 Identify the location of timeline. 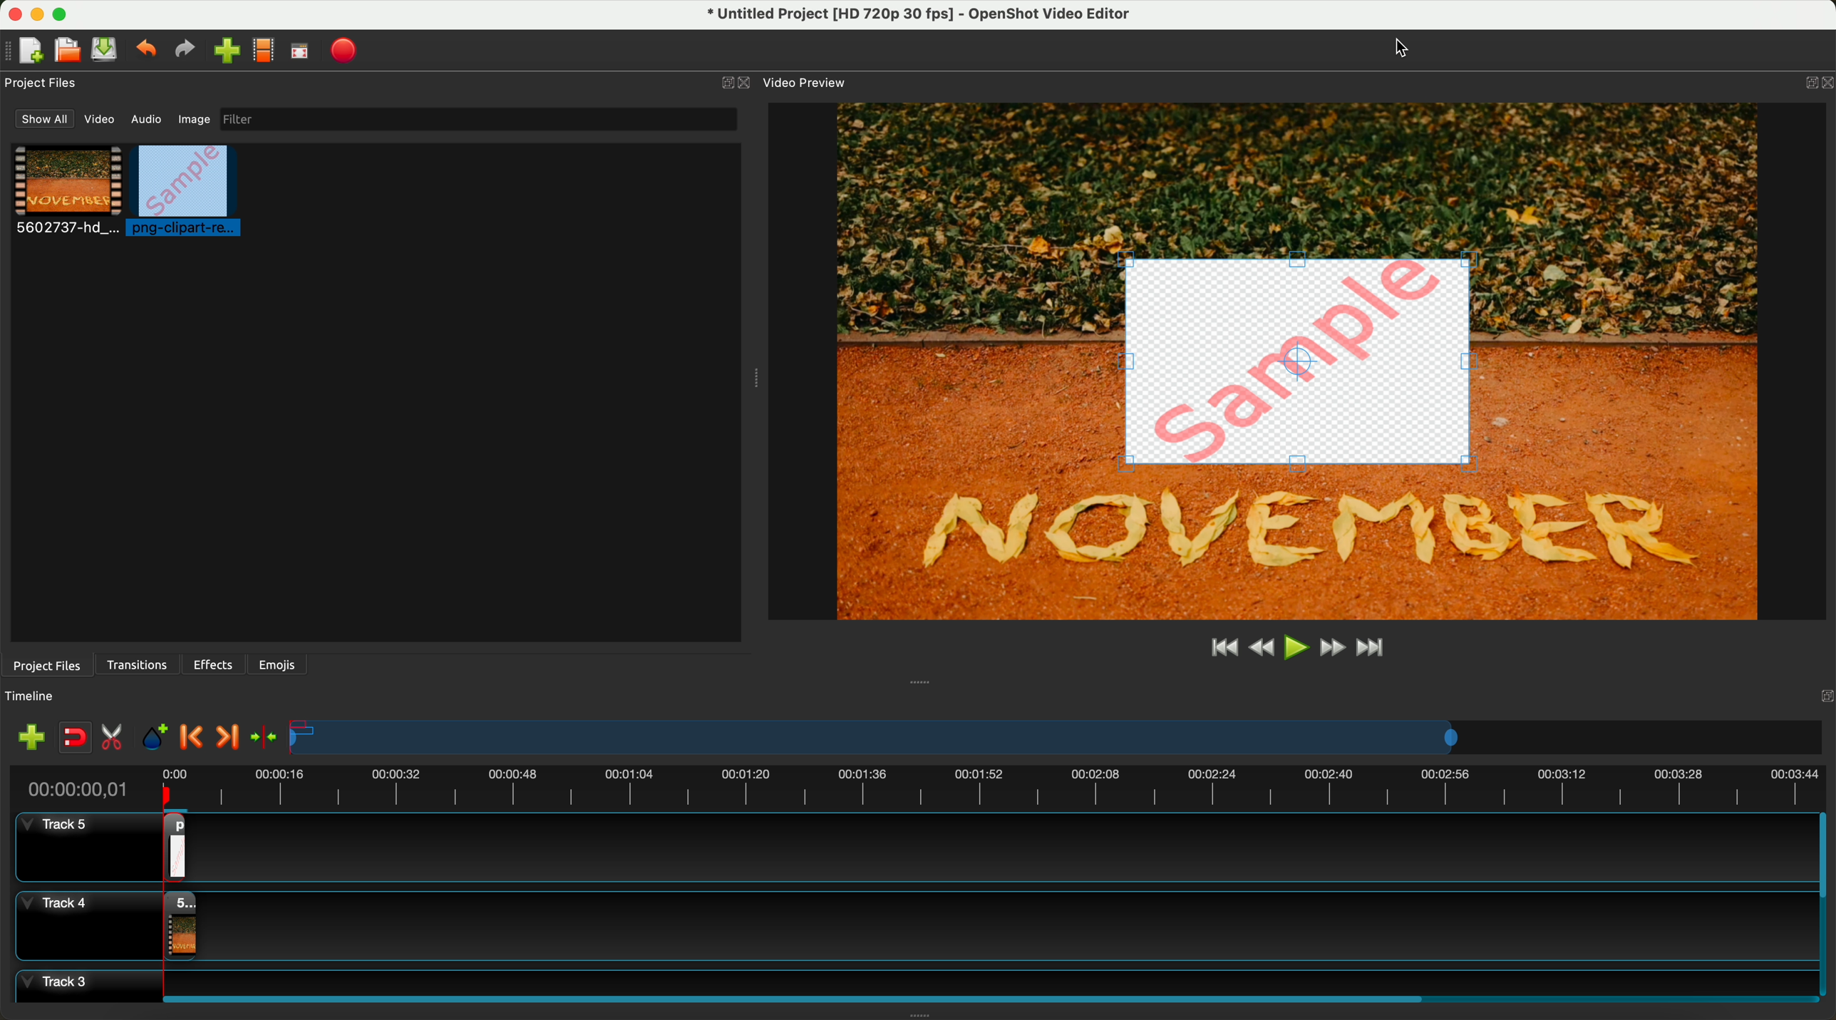
(1058, 738).